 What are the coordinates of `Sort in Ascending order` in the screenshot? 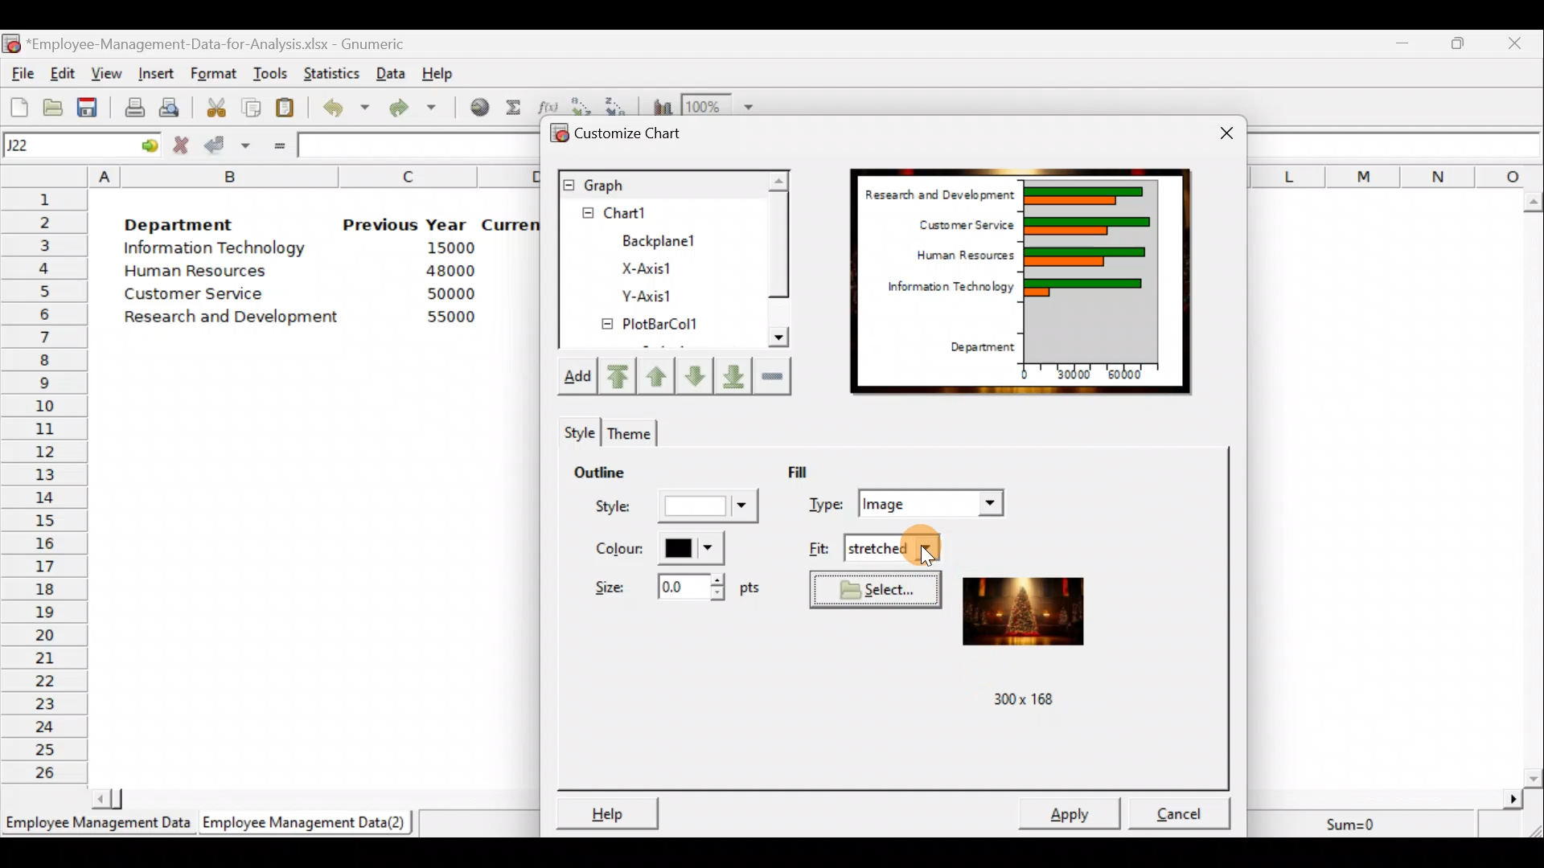 It's located at (582, 104).